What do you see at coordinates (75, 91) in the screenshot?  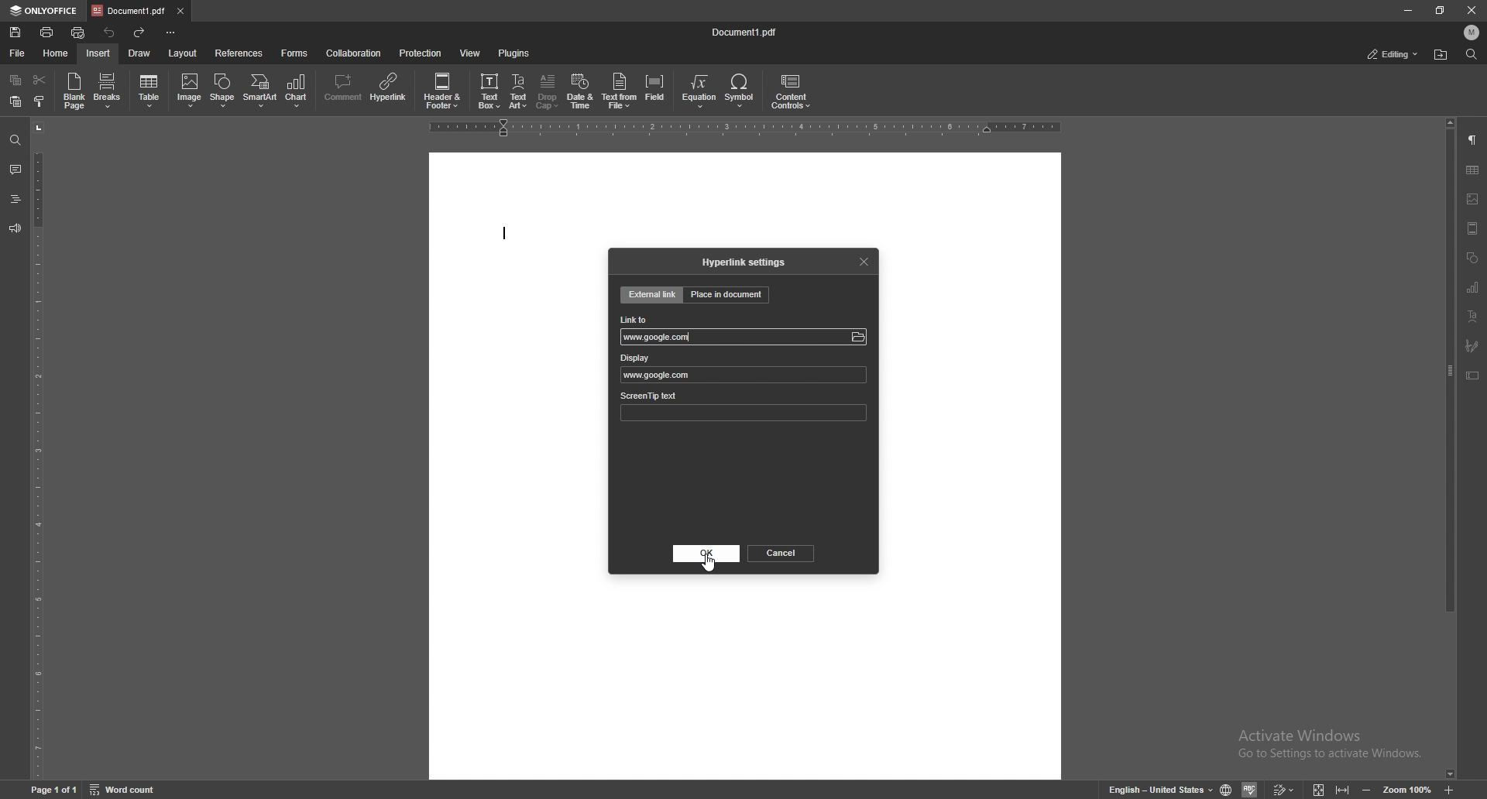 I see `blank page` at bounding box center [75, 91].